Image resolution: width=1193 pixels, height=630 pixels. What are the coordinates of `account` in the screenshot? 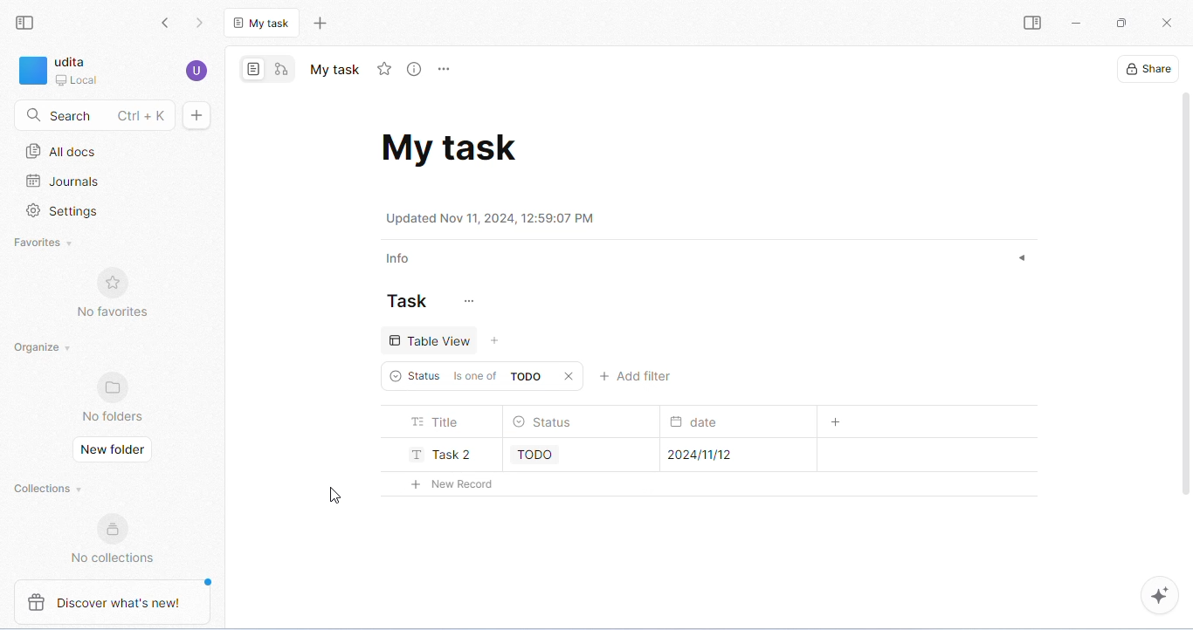 It's located at (197, 71).